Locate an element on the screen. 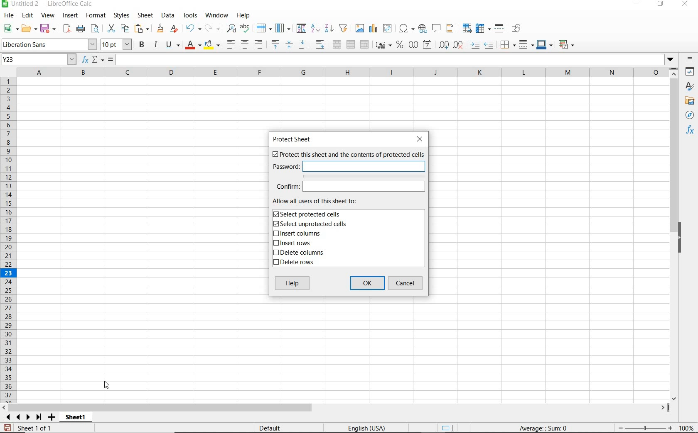  INSERT COMMENT is located at coordinates (436, 28).